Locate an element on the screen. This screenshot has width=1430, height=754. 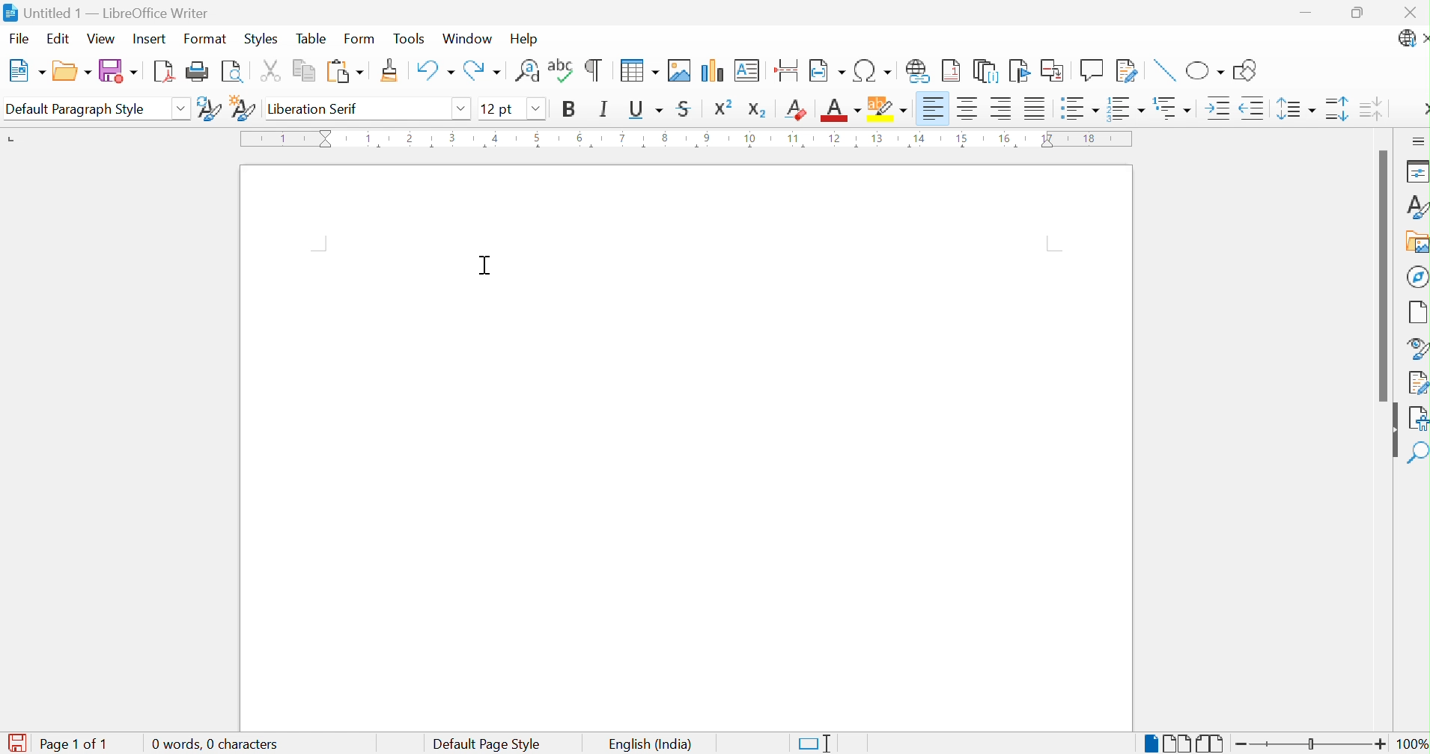
The document has been modified. Click to save the document. is located at coordinates (16, 742).